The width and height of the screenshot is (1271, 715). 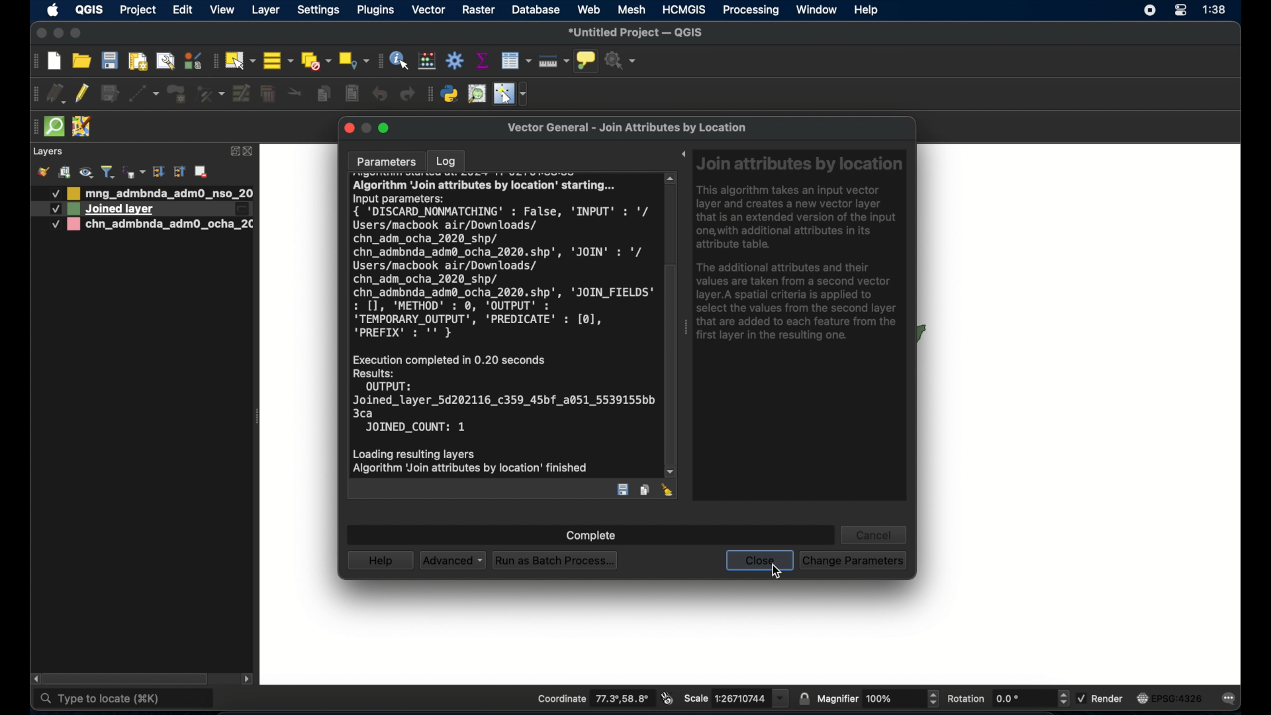 What do you see at coordinates (751, 11) in the screenshot?
I see `processing` at bounding box center [751, 11].